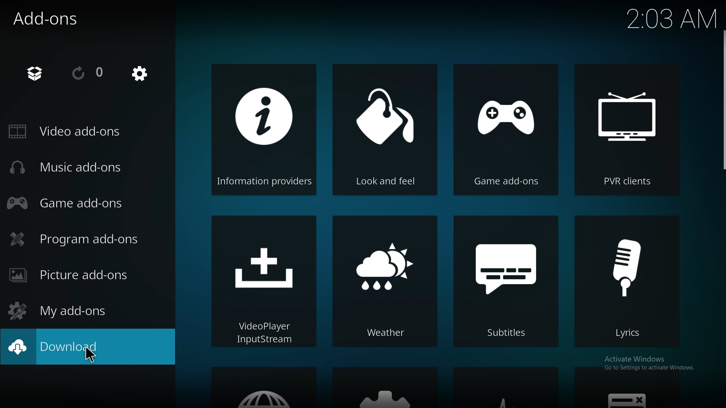 Image resolution: width=726 pixels, height=408 pixels. I want to click on sub titles, so click(504, 281).